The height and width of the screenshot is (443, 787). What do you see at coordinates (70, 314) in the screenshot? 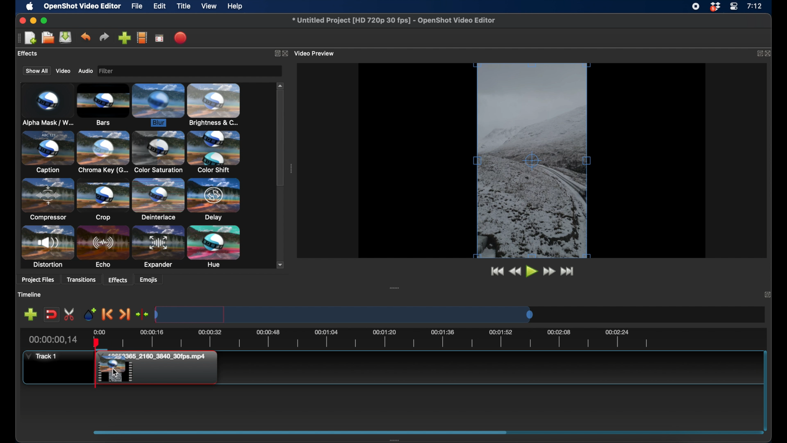
I see `enable razor` at bounding box center [70, 314].